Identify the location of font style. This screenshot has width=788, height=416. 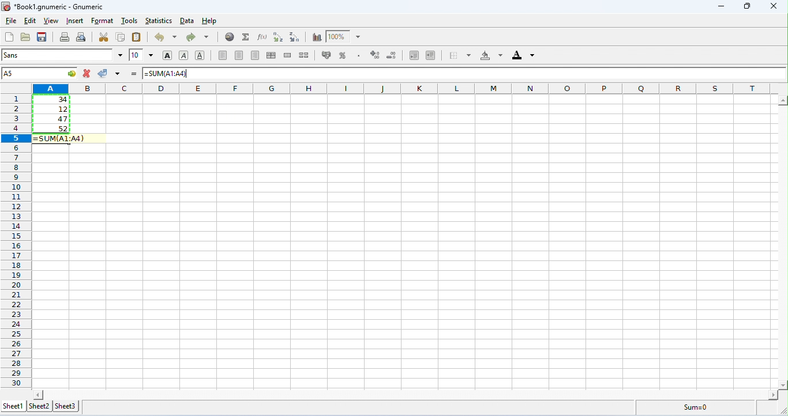
(62, 55).